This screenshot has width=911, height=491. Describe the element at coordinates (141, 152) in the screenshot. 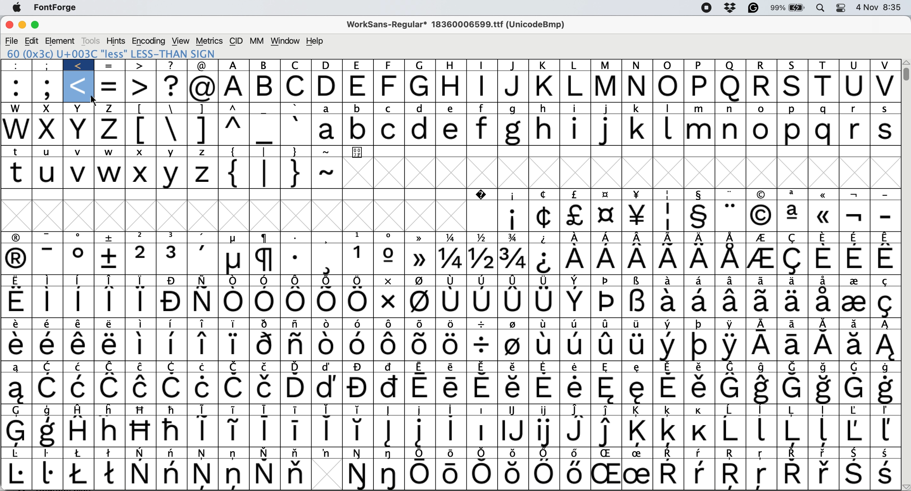

I see `x` at that location.